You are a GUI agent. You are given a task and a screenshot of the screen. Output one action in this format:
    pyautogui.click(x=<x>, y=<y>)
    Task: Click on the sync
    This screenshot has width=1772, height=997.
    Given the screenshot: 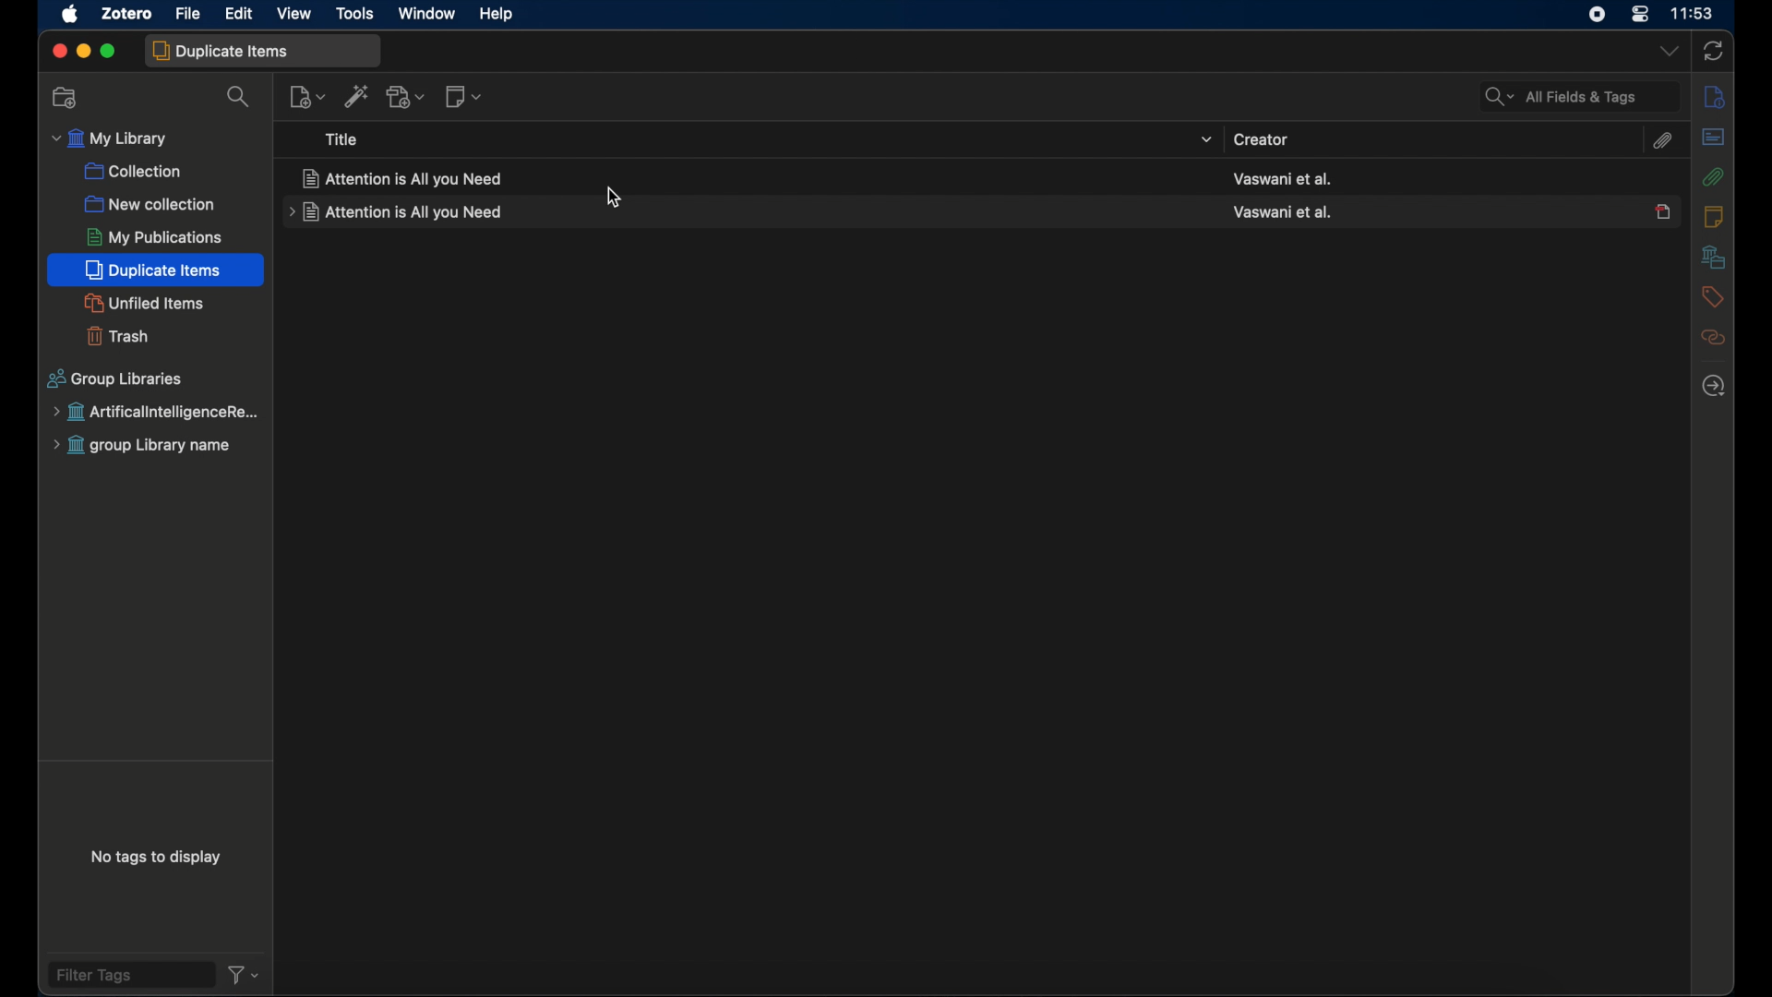 What is the action you would take?
    pyautogui.click(x=1713, y=51)
    